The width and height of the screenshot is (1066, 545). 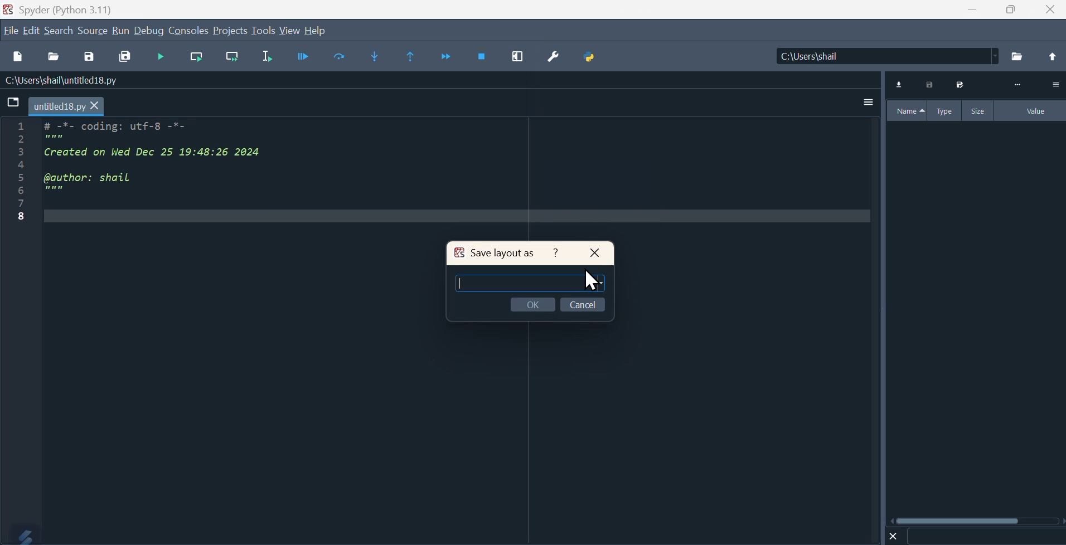 What do you see at coordinates (958, 85) in the screenshot?
I see `Save` at bounding box center [958, 85].